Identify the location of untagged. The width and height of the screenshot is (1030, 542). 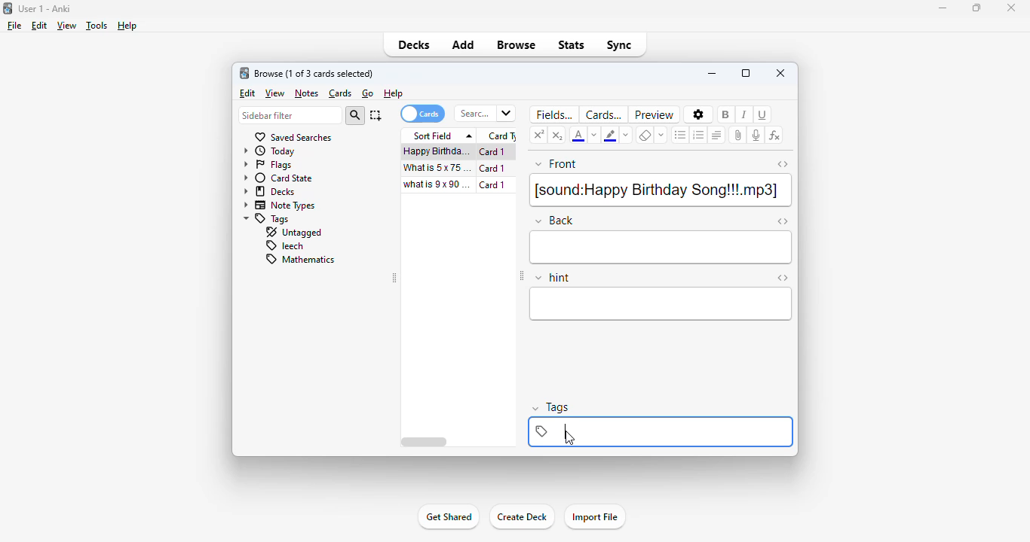
(293, 233).